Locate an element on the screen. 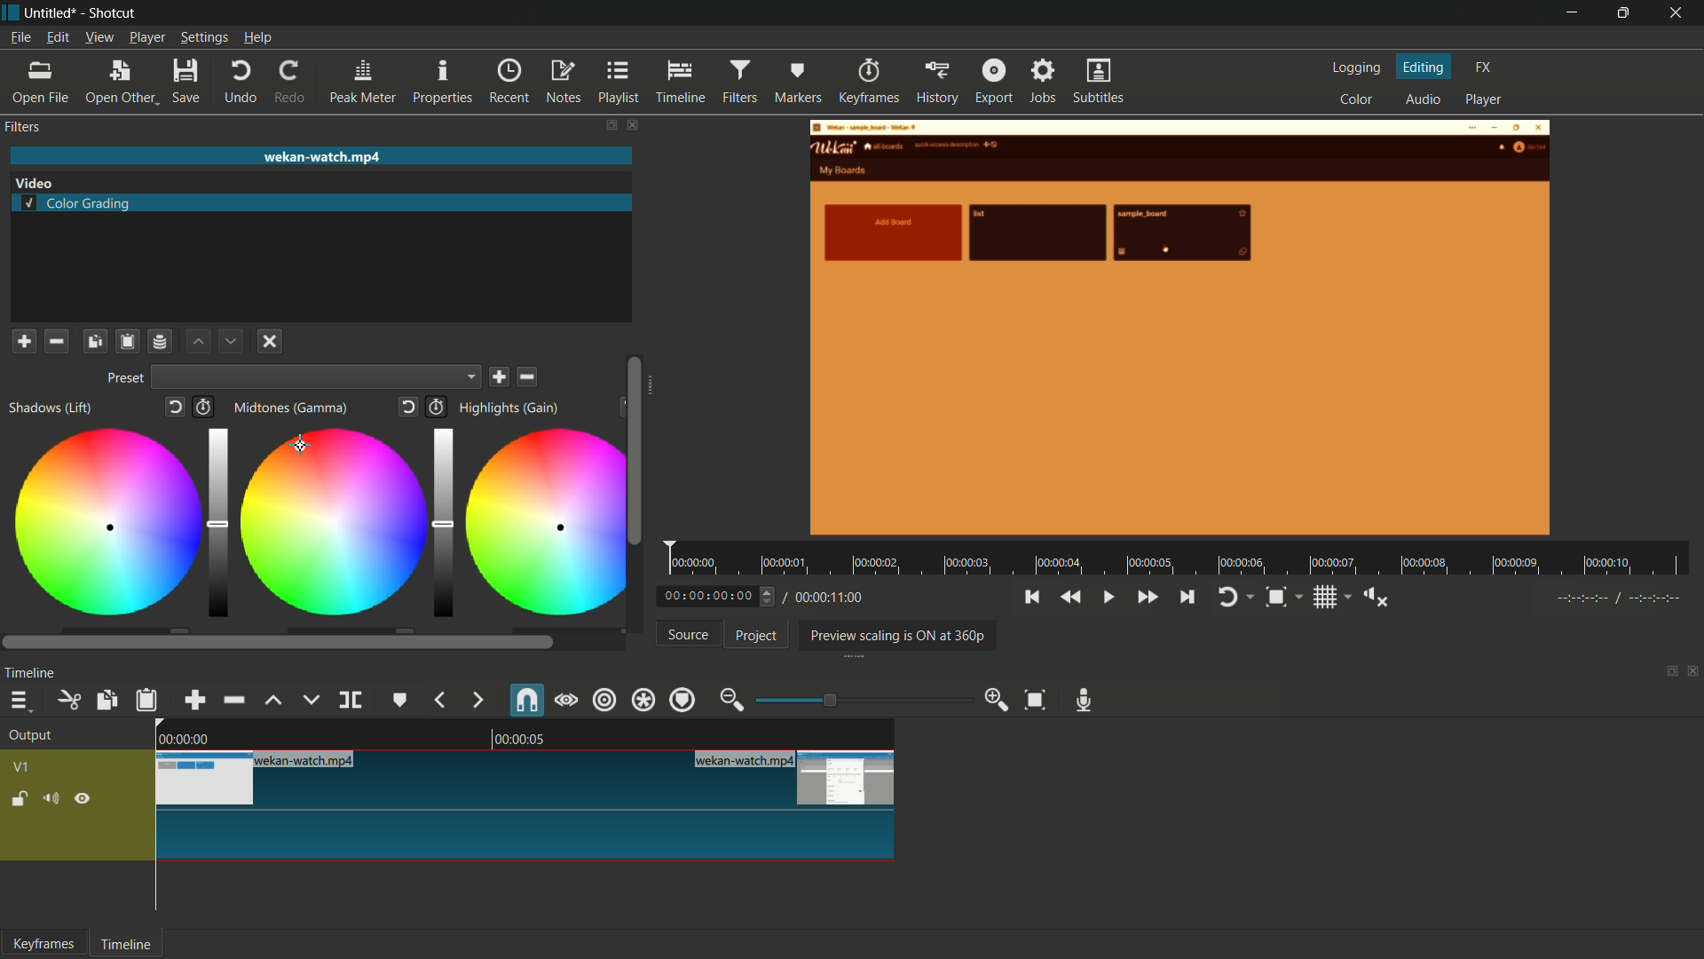 The height and width of the screenshot is (959, 1704). close filter is located at coordinates (632, 125).